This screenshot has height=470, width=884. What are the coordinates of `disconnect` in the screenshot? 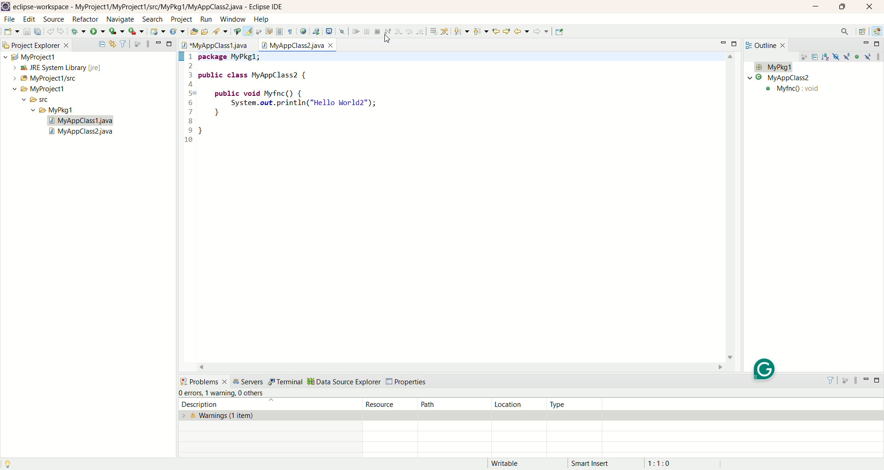 It's located at (387, 32).